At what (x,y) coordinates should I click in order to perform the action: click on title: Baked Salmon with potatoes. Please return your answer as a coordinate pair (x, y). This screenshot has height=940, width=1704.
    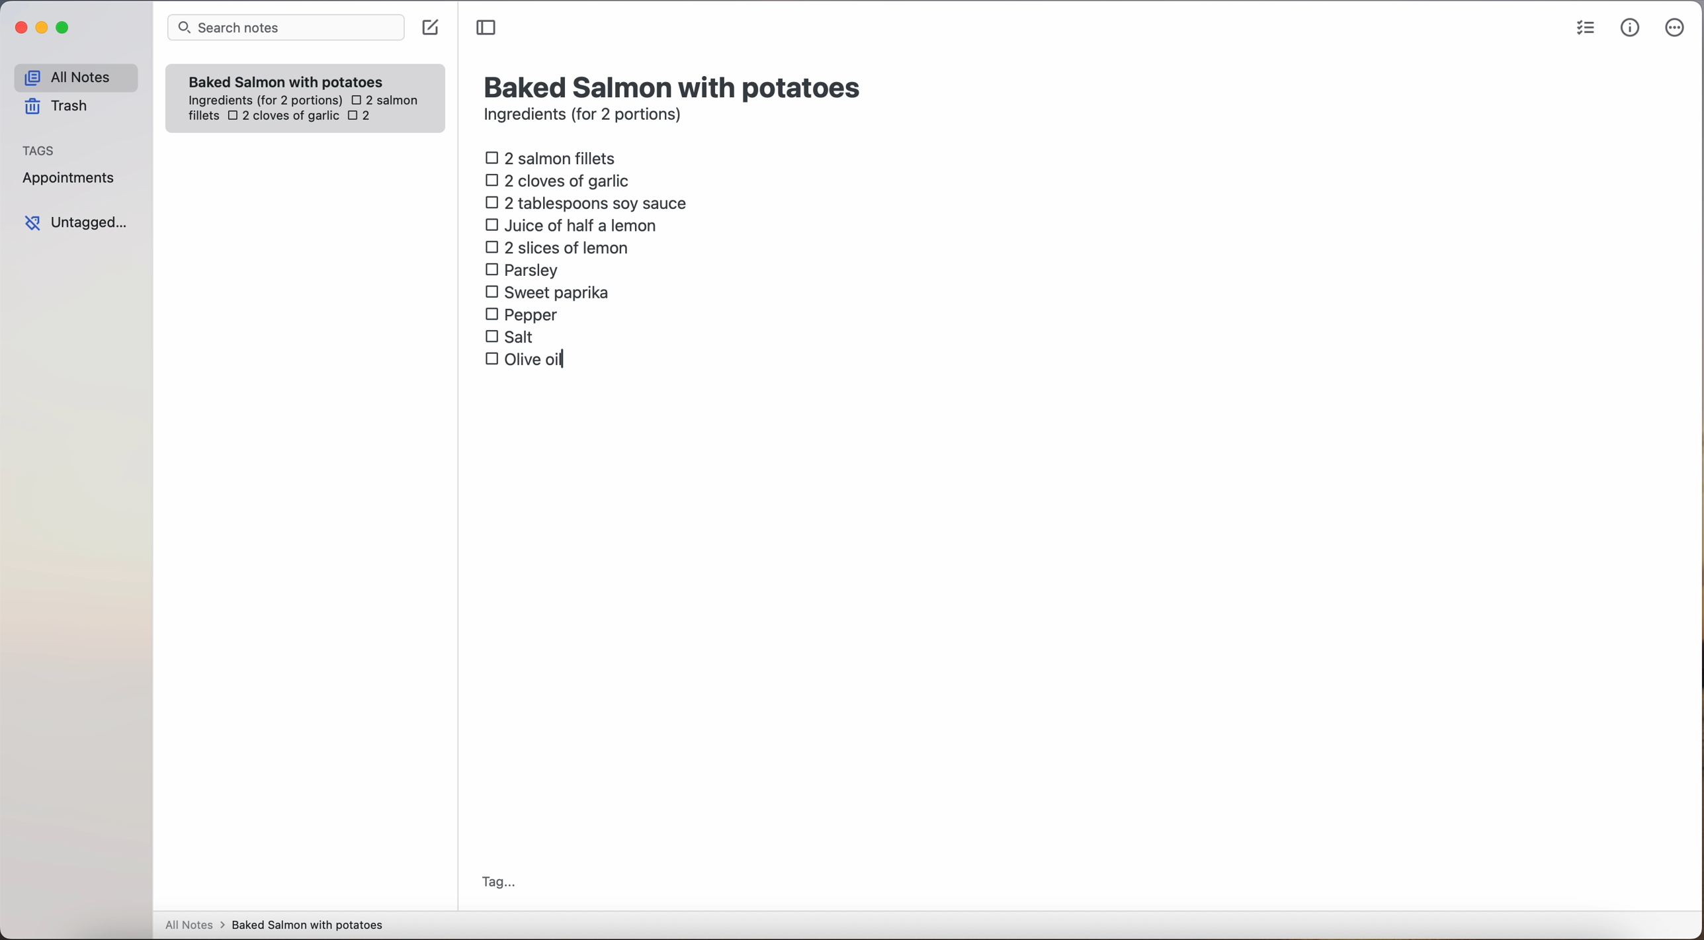
    Looking at the image, I should click on (675, 85).